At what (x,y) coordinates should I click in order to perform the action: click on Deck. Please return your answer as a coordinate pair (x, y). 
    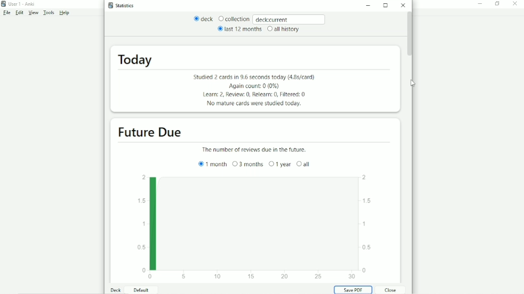
    Looking at the image, I should click on (116, 290).